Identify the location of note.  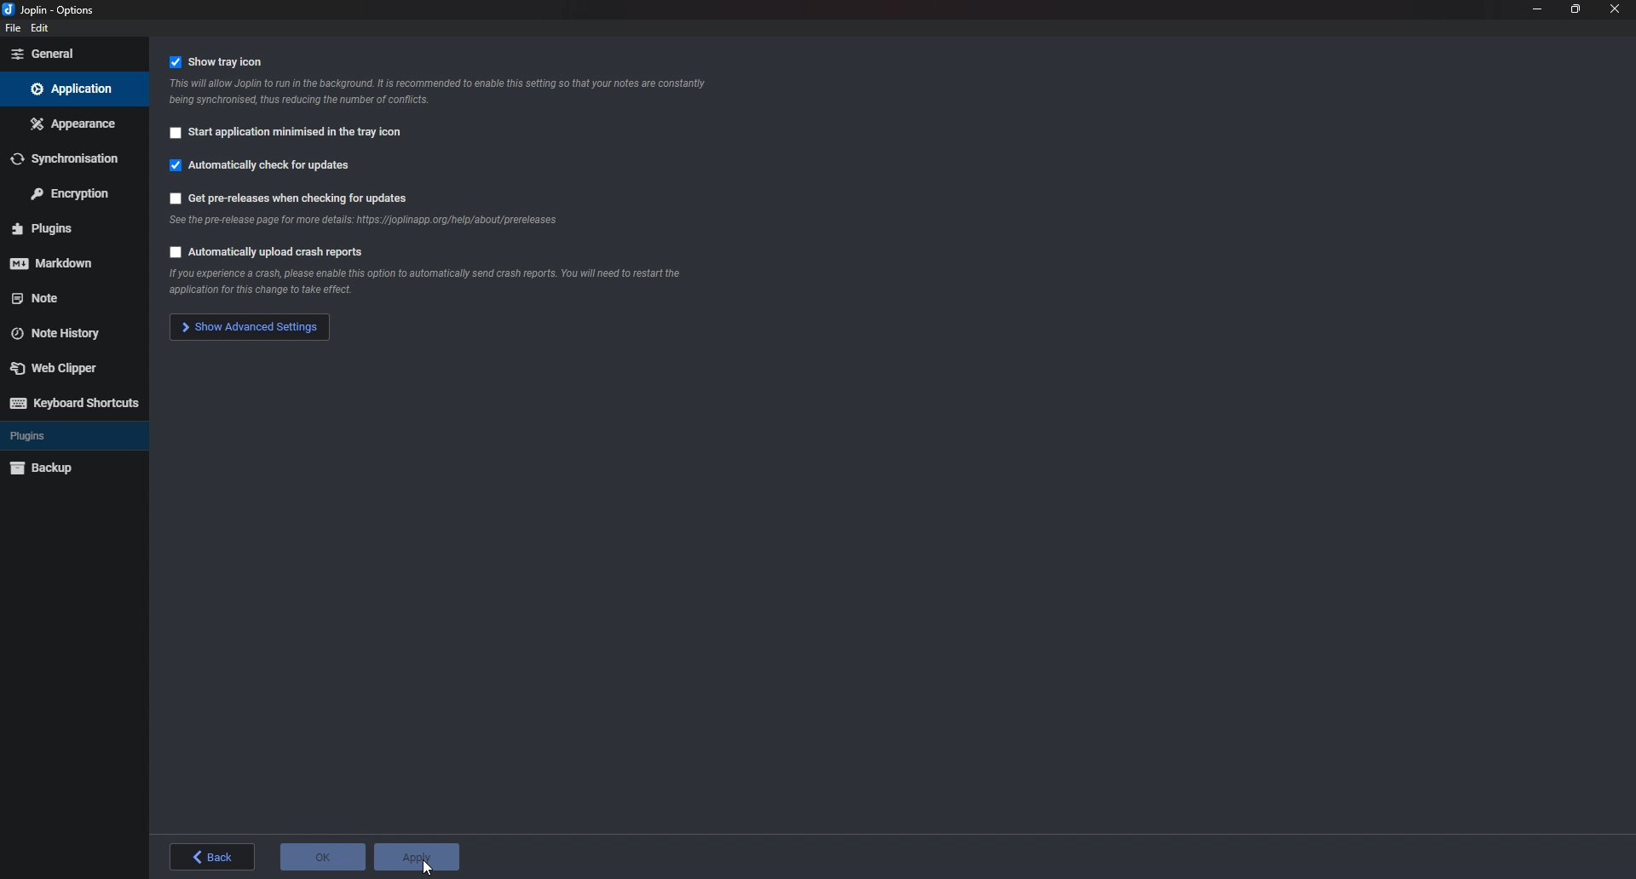
(63, 298).